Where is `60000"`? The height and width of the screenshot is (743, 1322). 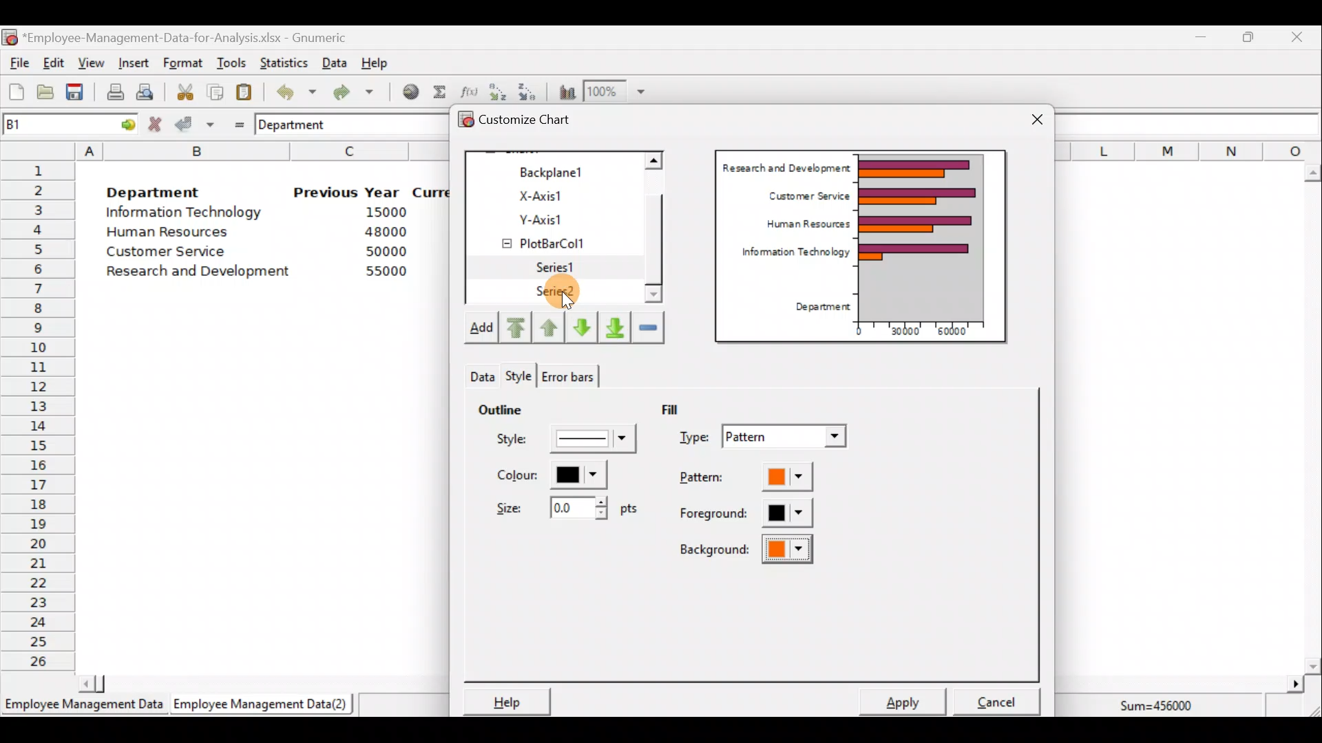 60000" is located at coordinates (960, 333).